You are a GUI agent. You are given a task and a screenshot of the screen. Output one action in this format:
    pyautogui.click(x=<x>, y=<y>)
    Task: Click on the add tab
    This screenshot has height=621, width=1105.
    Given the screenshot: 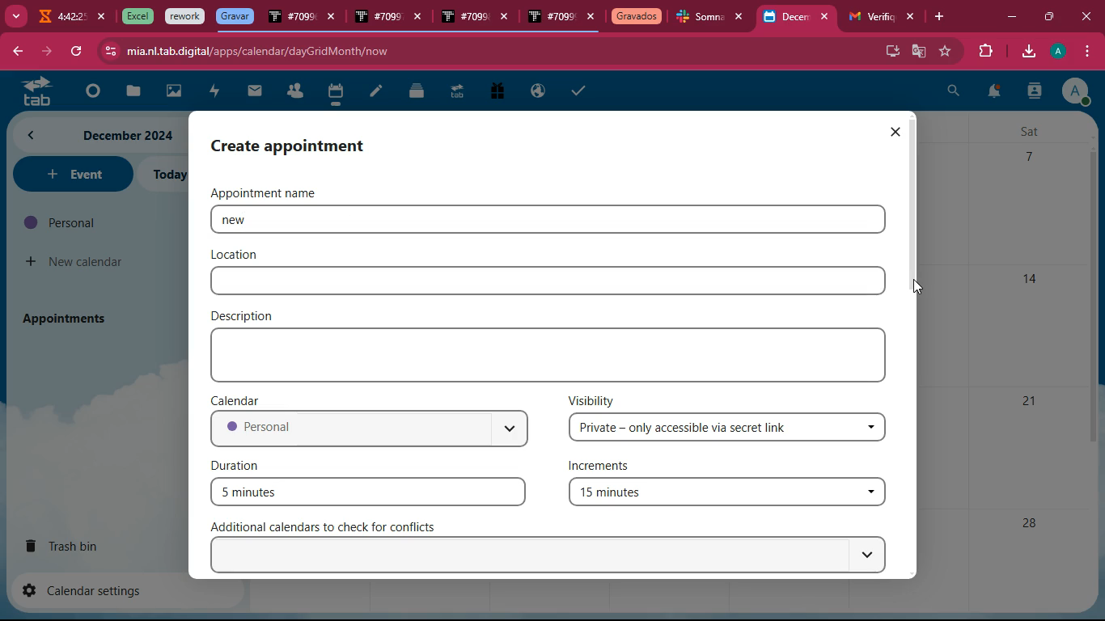 What is the action you would take?
    pyautogui.click(x=942, y=17)
    